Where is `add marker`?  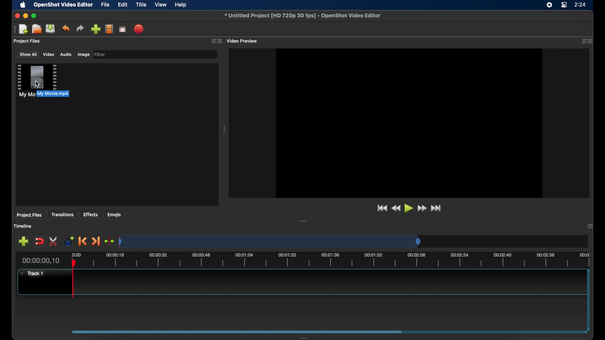 add marker is located at coordinates (69, 241).